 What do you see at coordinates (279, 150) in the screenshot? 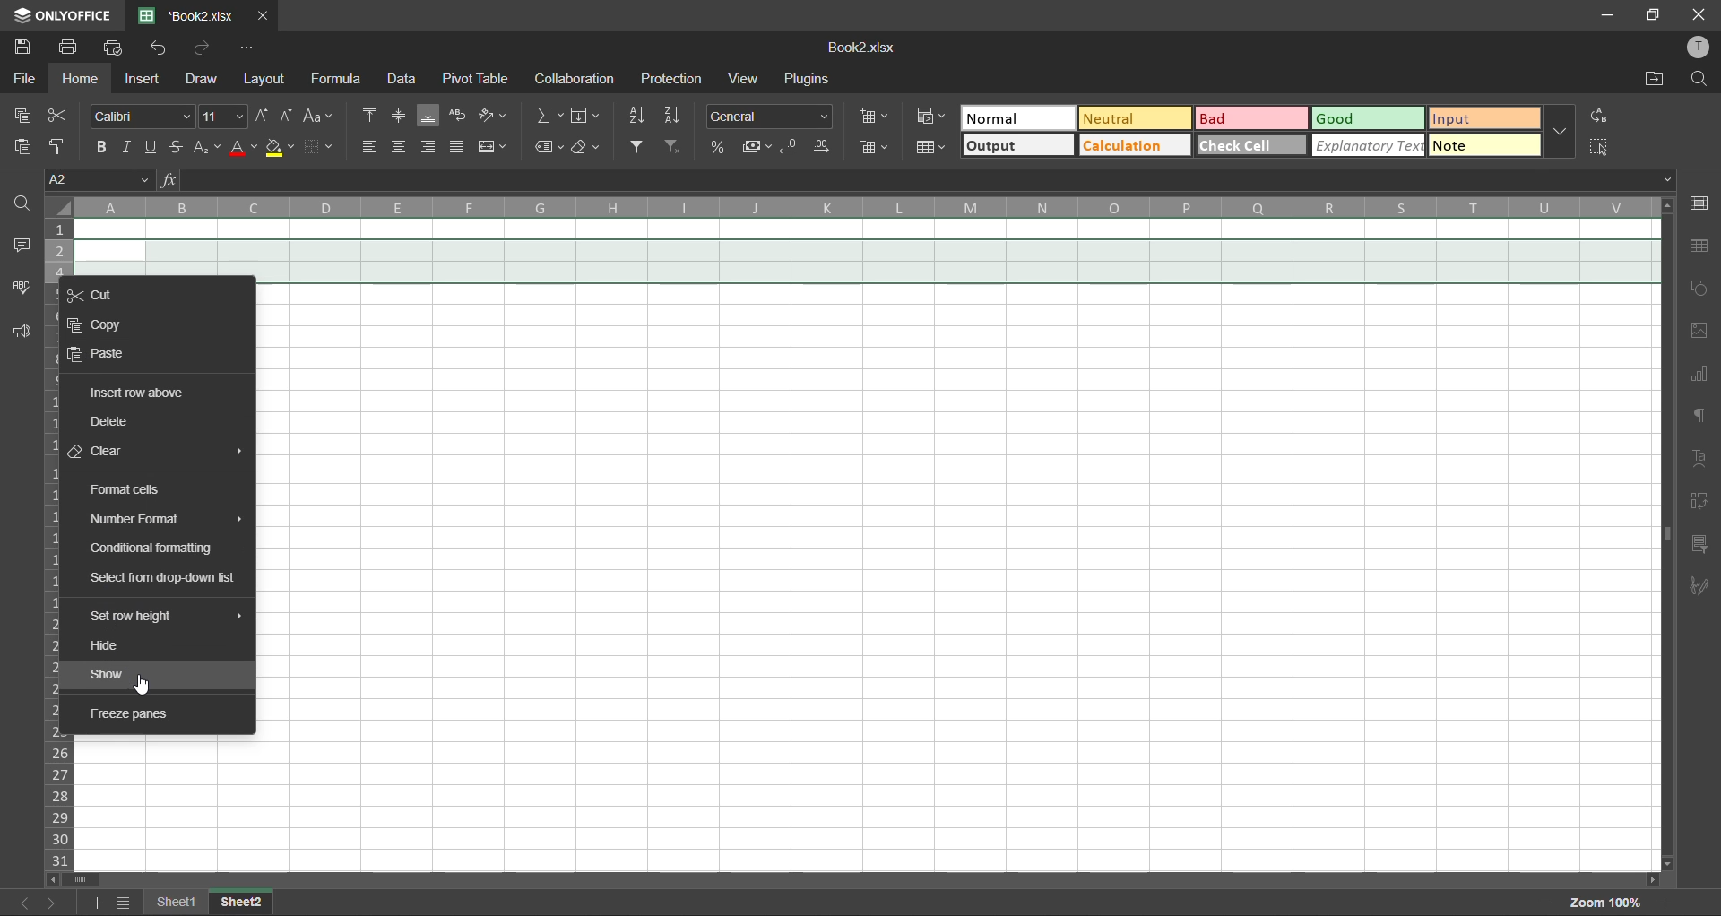
I see `fill color` at bounding box center [279, 150].